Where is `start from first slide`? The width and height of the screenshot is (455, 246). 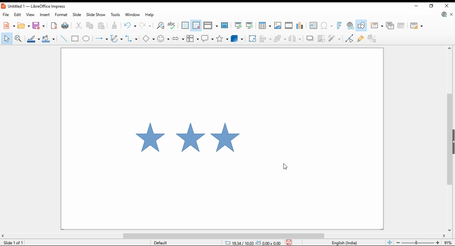
start from first slide is located at coordinates (238, 26).